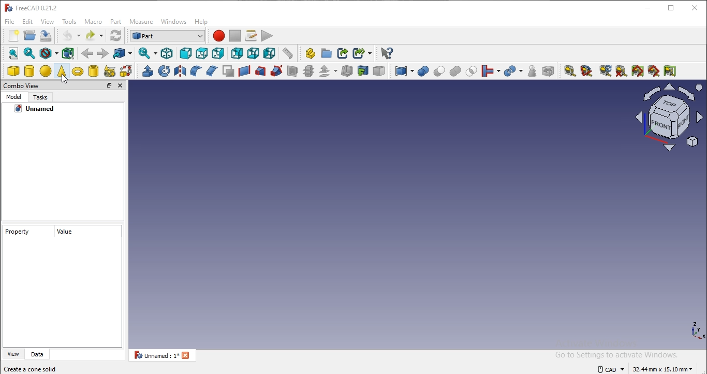 This screenshot has height=374, width=707. I want to click on toggle delta, so click(671, 71).